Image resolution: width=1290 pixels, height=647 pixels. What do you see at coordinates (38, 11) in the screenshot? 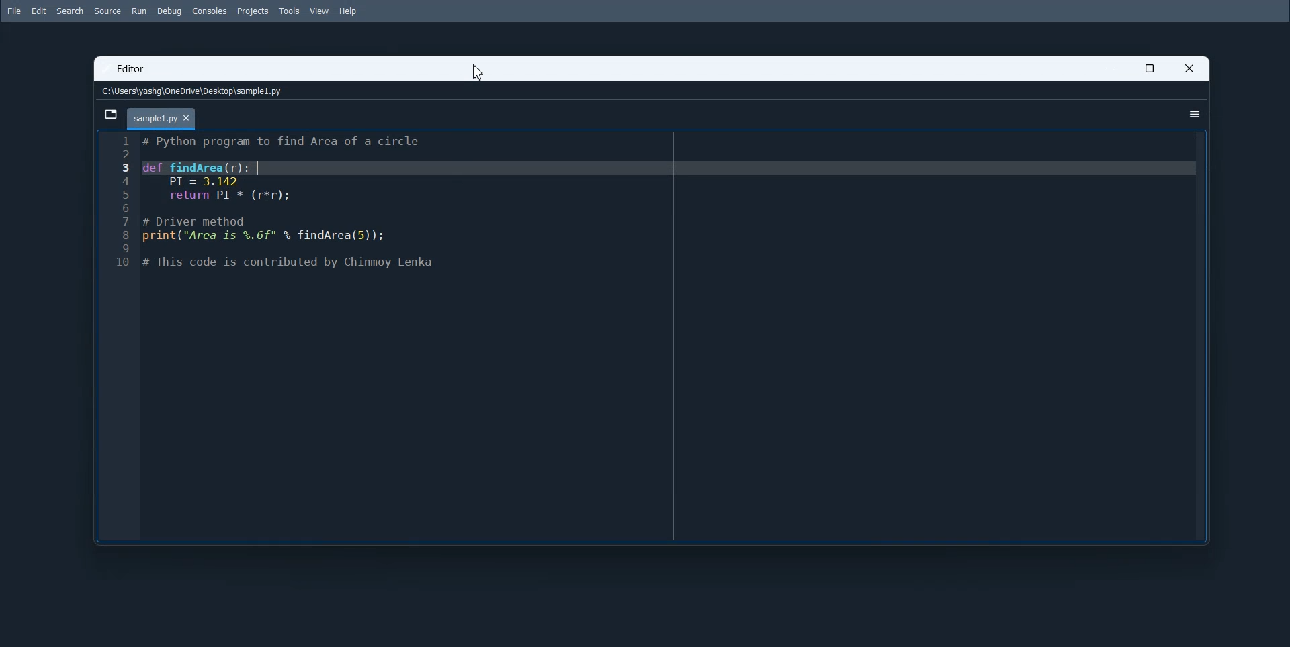
I see `Edit` at bounding box center [38, 11].